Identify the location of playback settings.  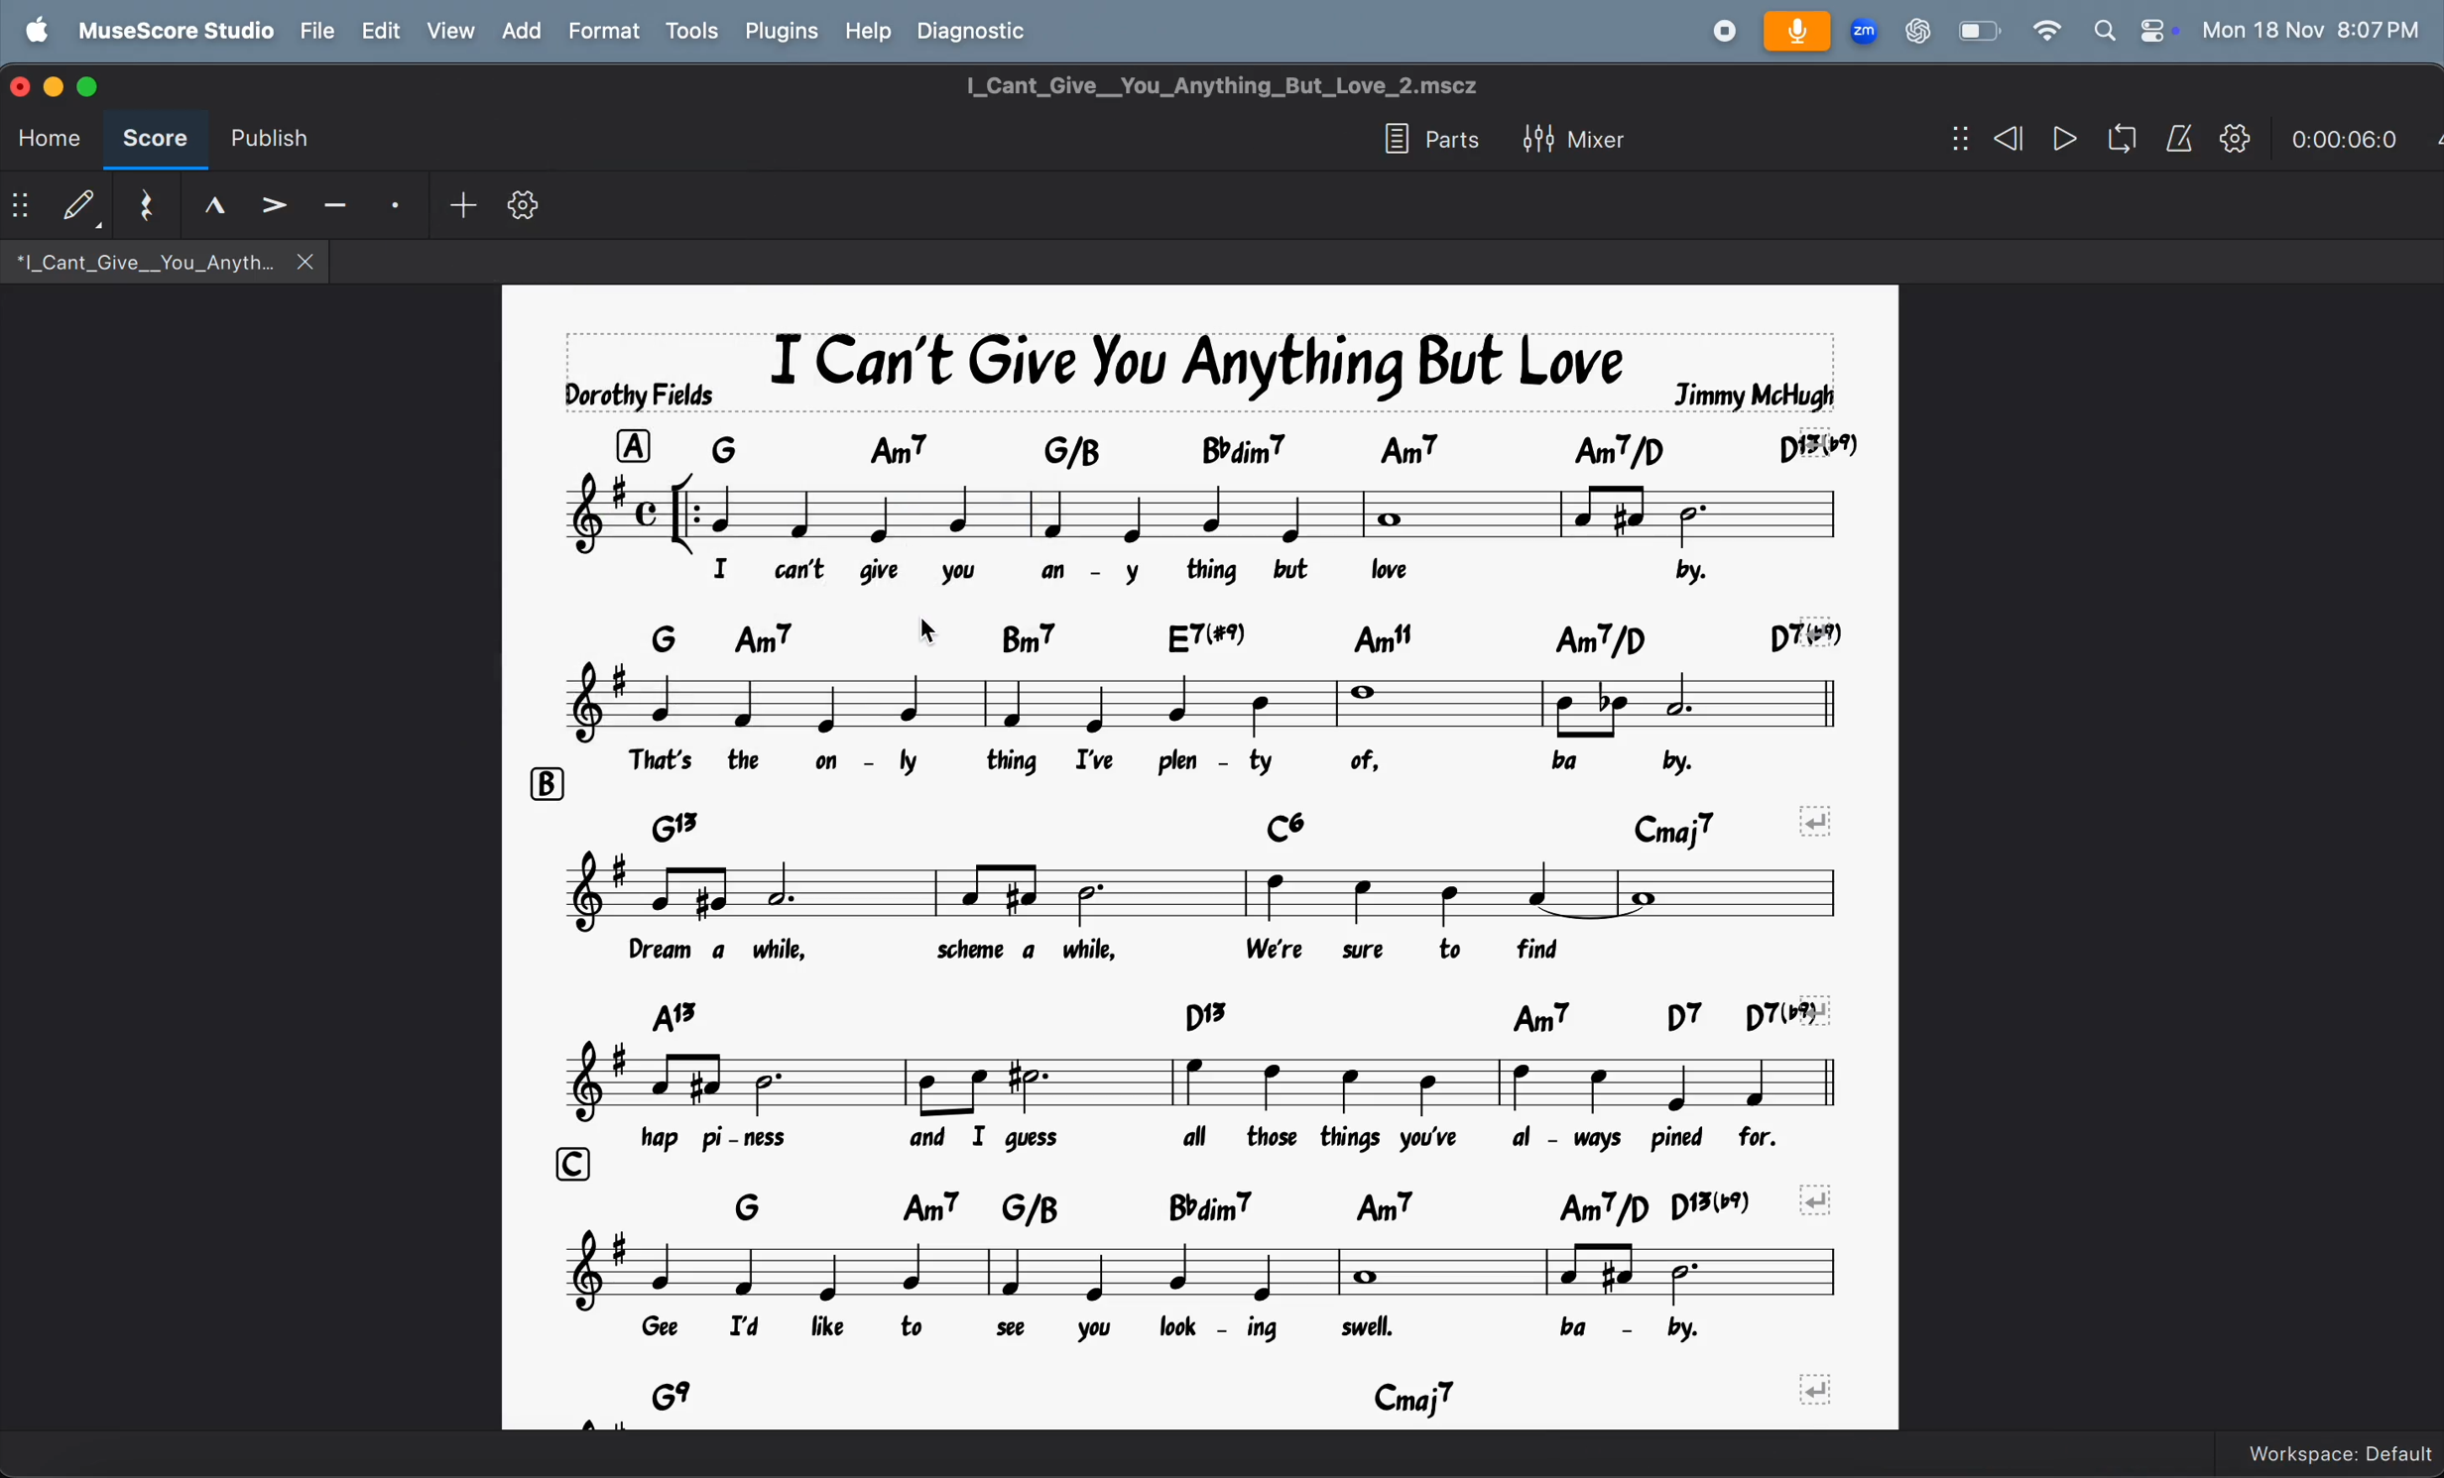
(2240, 143).